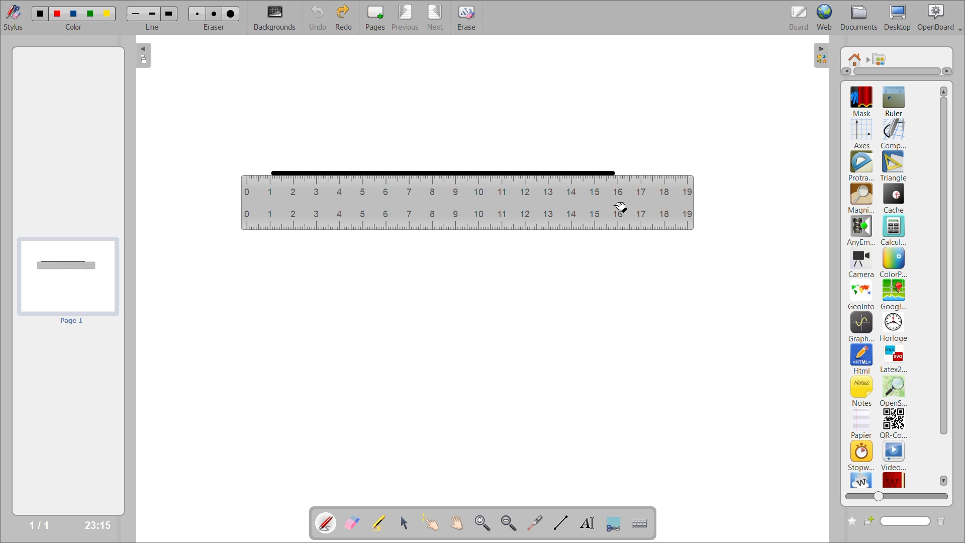 Image resolution: width=965 pixels, height=543 pixels. Describe the element at coordinates (862, 391) in the screenshot. I see `notes` at that location.